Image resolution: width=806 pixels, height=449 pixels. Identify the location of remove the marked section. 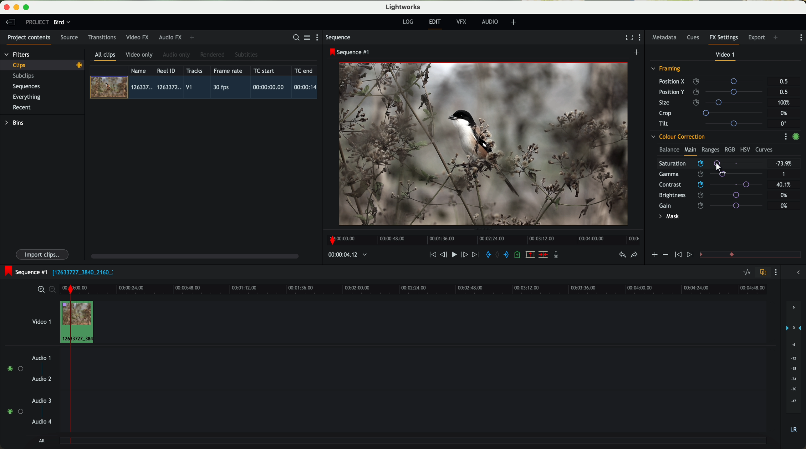
(531, 255).